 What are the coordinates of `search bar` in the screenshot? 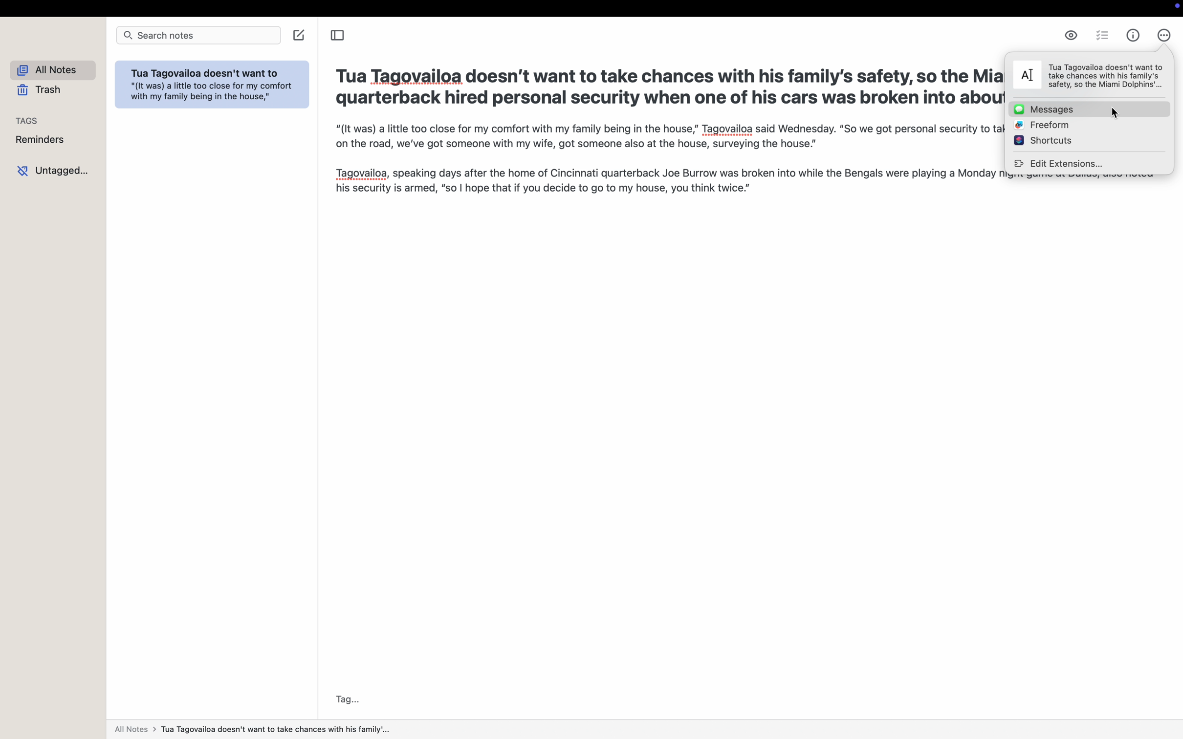 It's located at (199, 34).